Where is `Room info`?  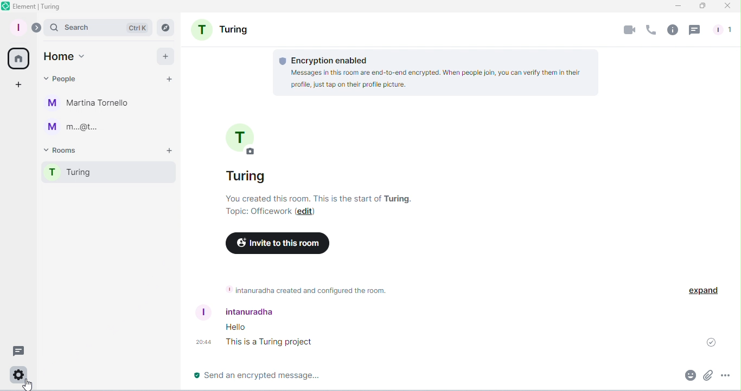
Room info is located at coordinates (672, 31).